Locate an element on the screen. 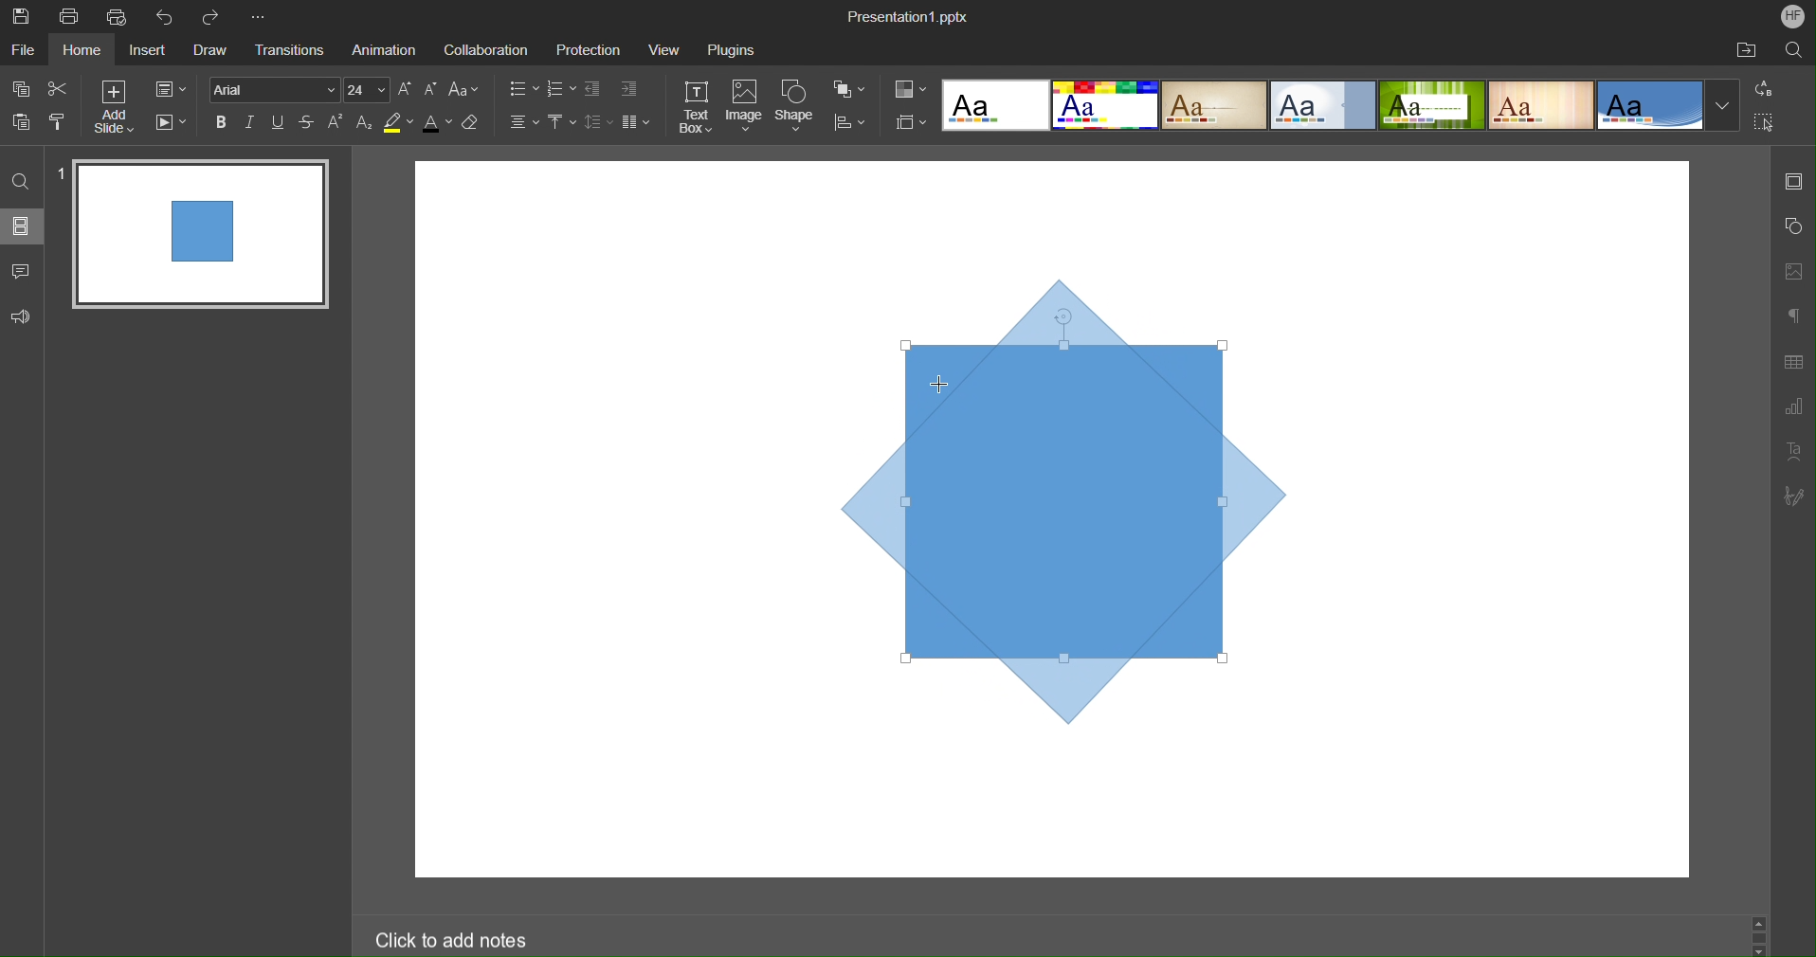  Line Spacing is located at coordinates (599, 121).